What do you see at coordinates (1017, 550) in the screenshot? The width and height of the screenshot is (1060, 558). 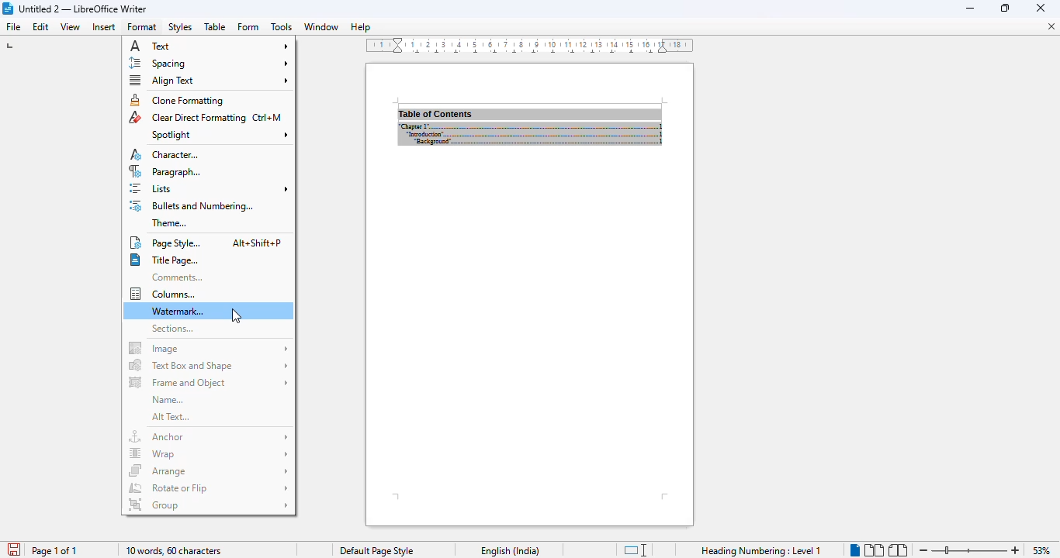 I see `zoom in` at bounding box center [1017, 550].